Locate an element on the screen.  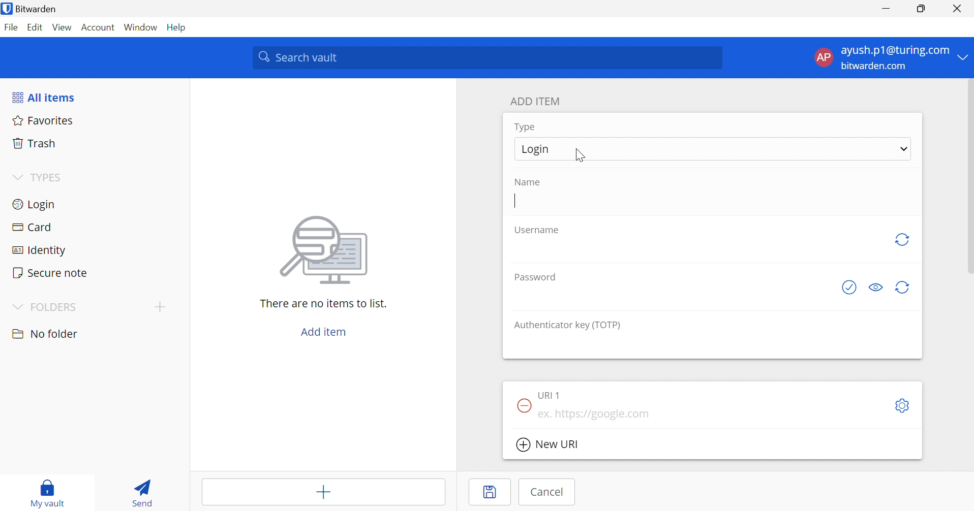
Vertical scrollbar is located at coordinates (968, 178).